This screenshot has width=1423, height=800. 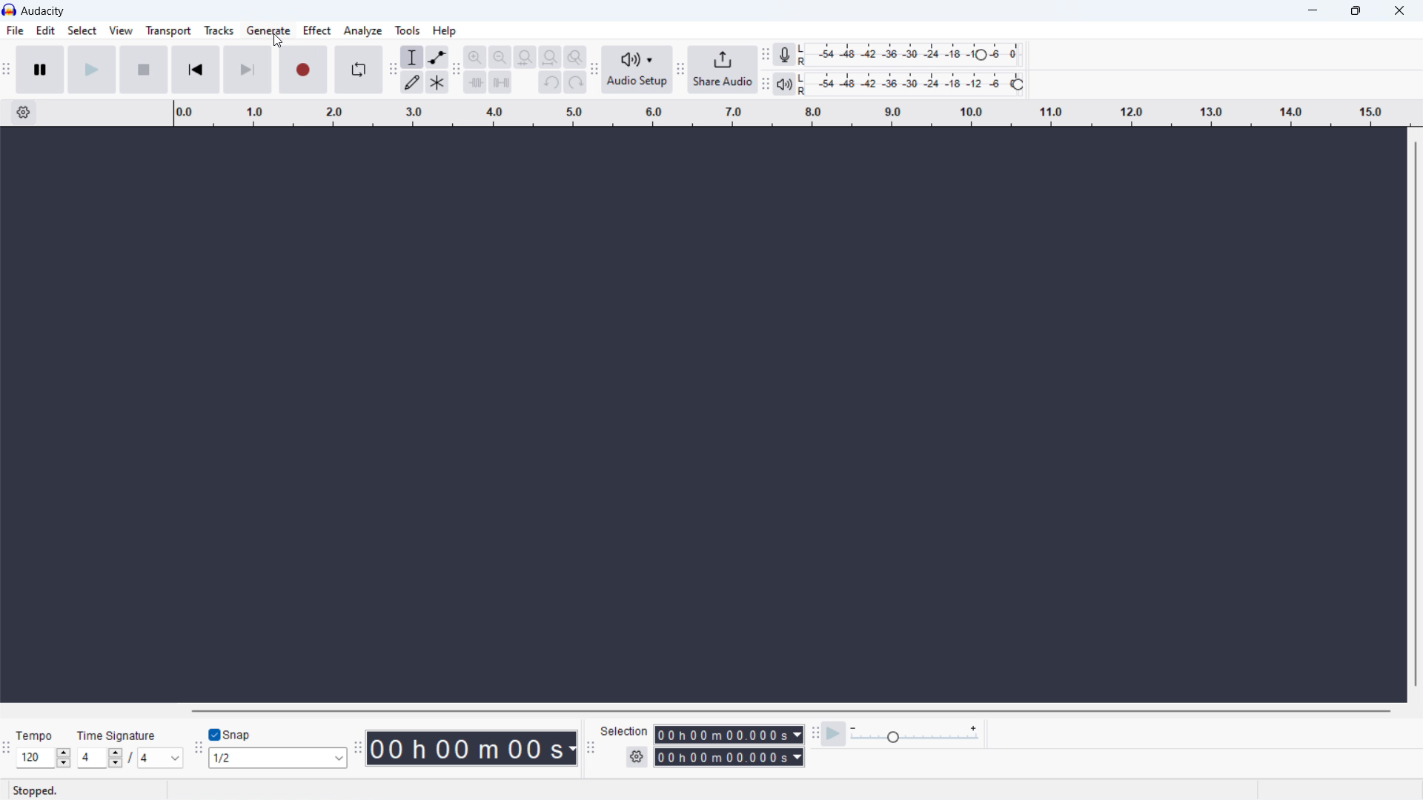 What do you see at coordinates (784, 84) in the screenshot?
I see `playback meter` at bounding box center [784, 84].